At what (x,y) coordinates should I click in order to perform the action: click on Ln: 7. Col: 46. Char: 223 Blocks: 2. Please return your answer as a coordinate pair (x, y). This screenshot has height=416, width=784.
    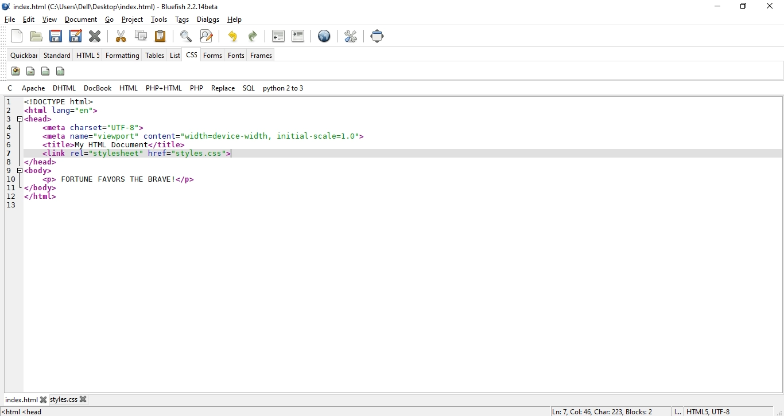
    Looking at the image, I should click on (603, 411).